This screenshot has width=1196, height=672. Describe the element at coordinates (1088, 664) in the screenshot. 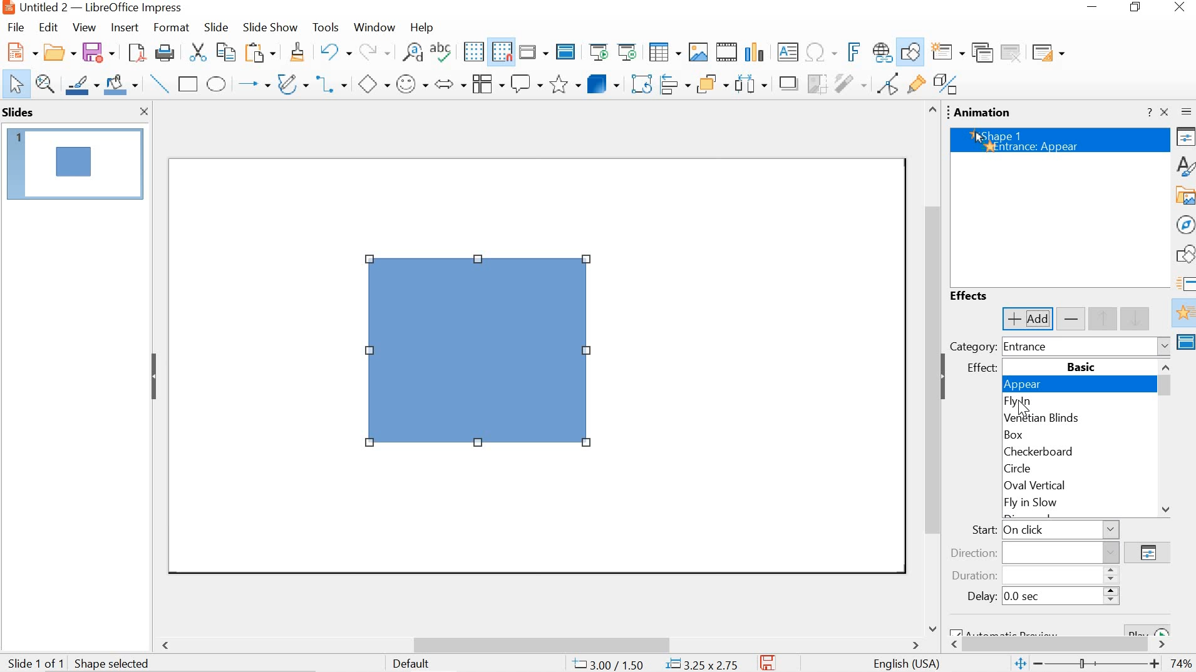

I see `zoom out or zoom in` at that location.